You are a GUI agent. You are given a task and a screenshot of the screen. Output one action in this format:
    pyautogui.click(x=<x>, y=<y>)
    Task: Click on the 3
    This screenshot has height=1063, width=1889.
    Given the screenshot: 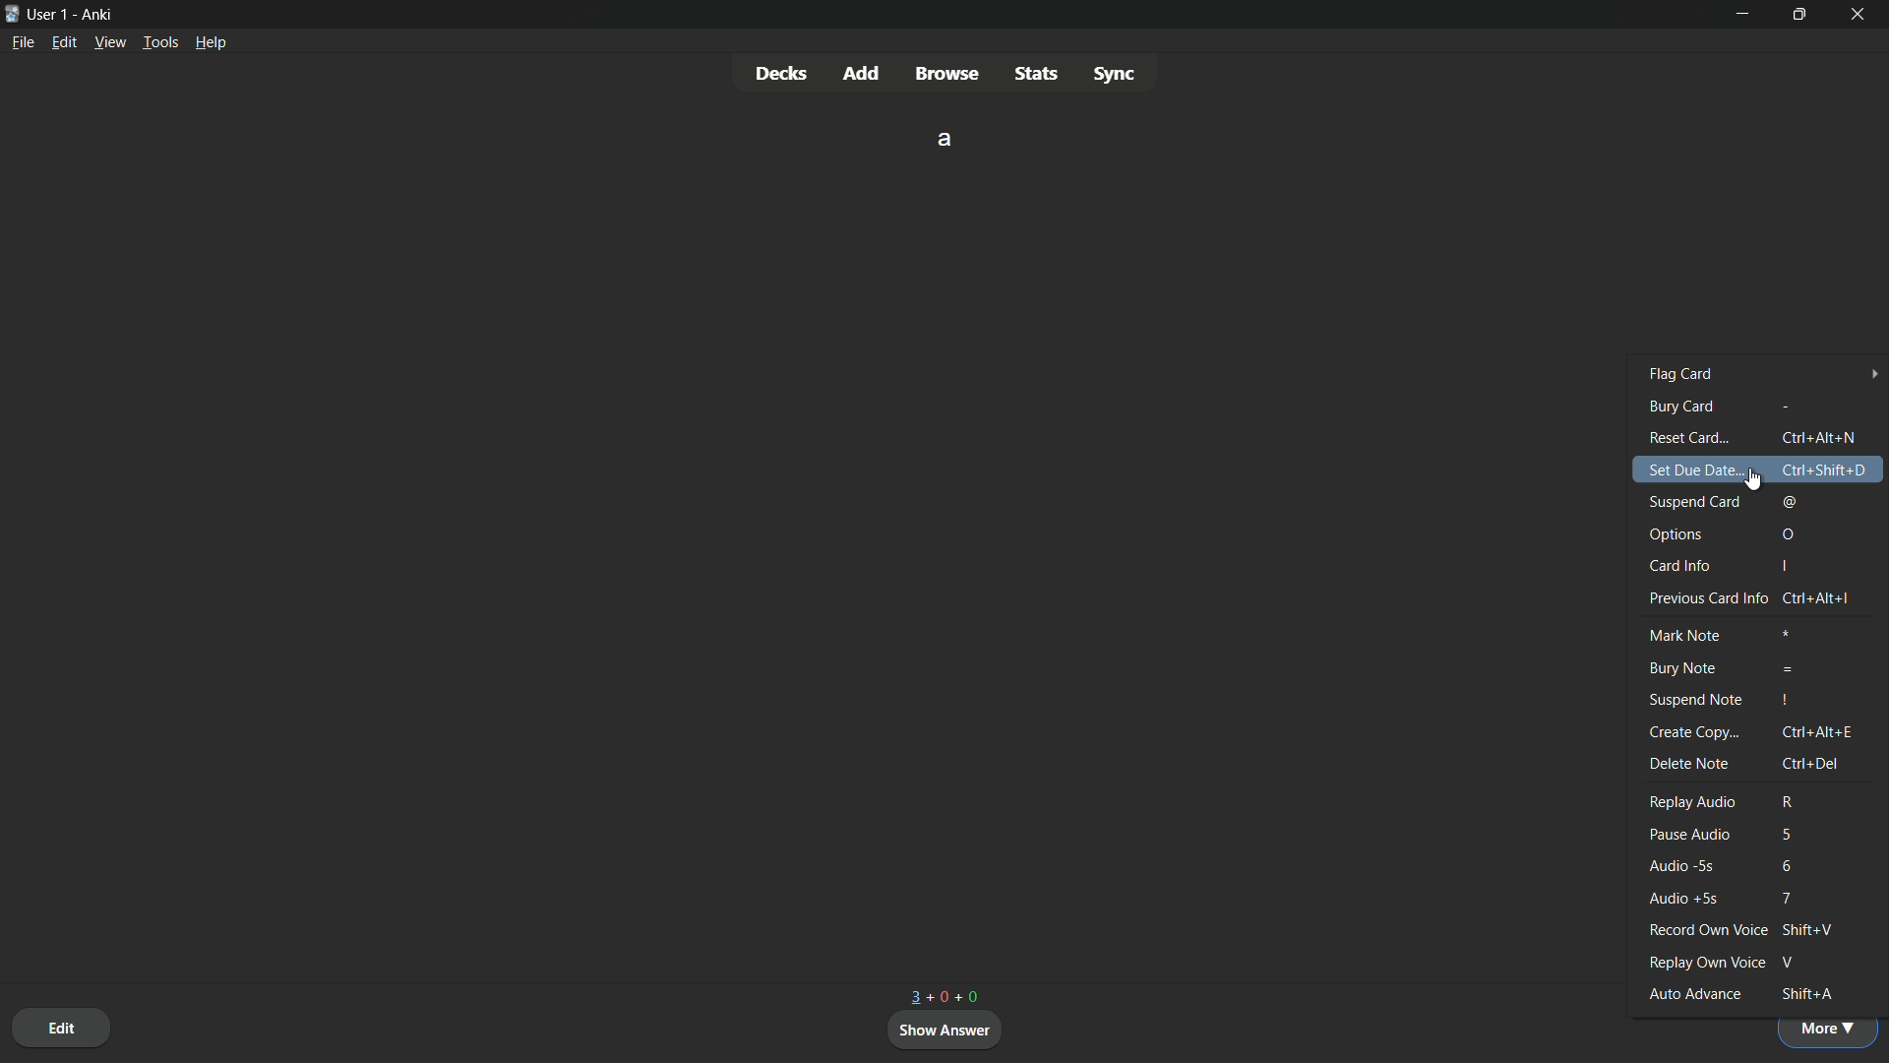 What is the action you would take?
    pyautogui.click(x=910, y=997)
    